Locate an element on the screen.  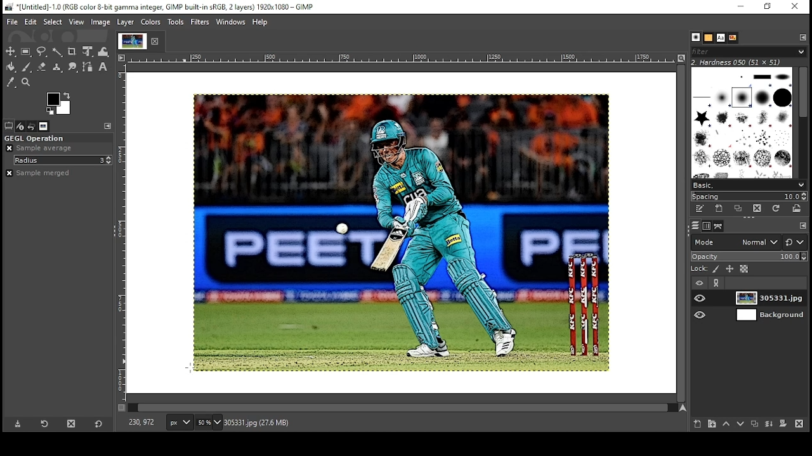
zoom tool is located at coordinates (27, 82).